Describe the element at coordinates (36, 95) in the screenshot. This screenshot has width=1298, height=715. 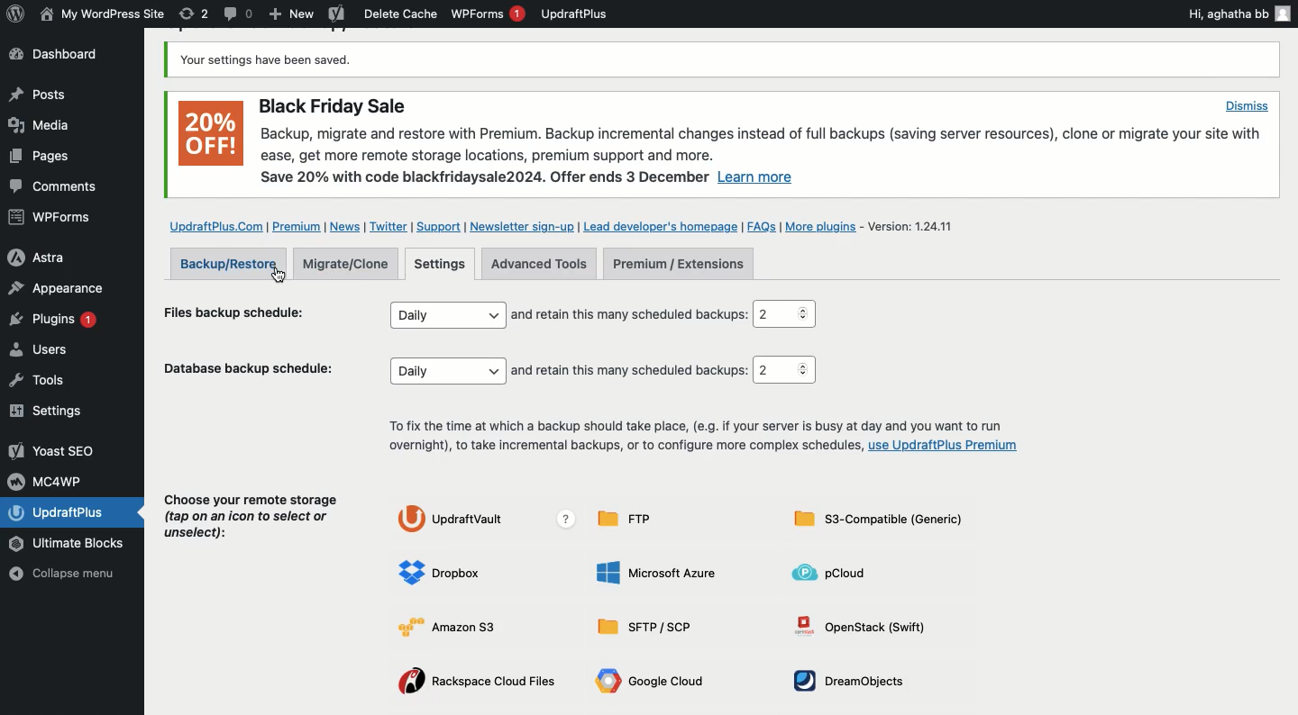
I see `Posts` at that location.